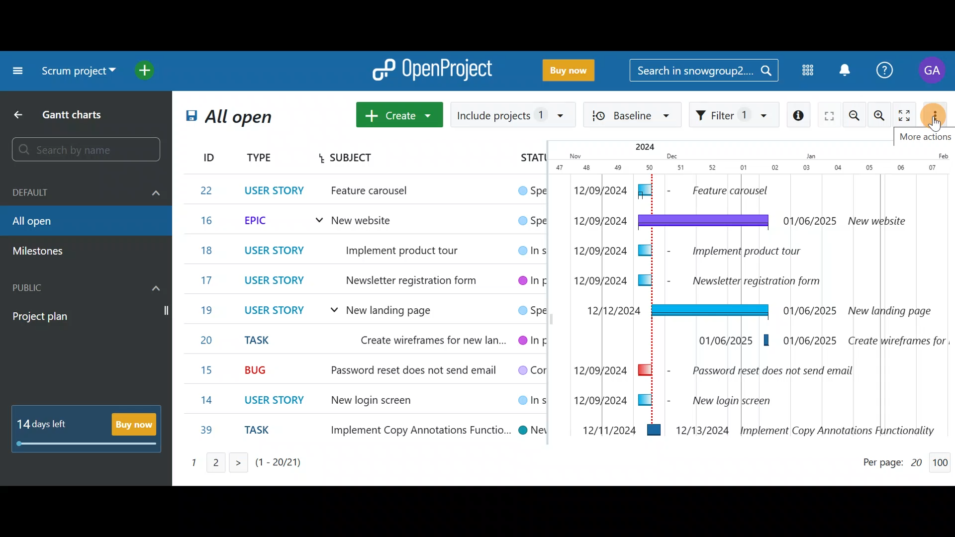 This screenshot has width=955, height=537. I want to click on Open details view, so click(800, 115).